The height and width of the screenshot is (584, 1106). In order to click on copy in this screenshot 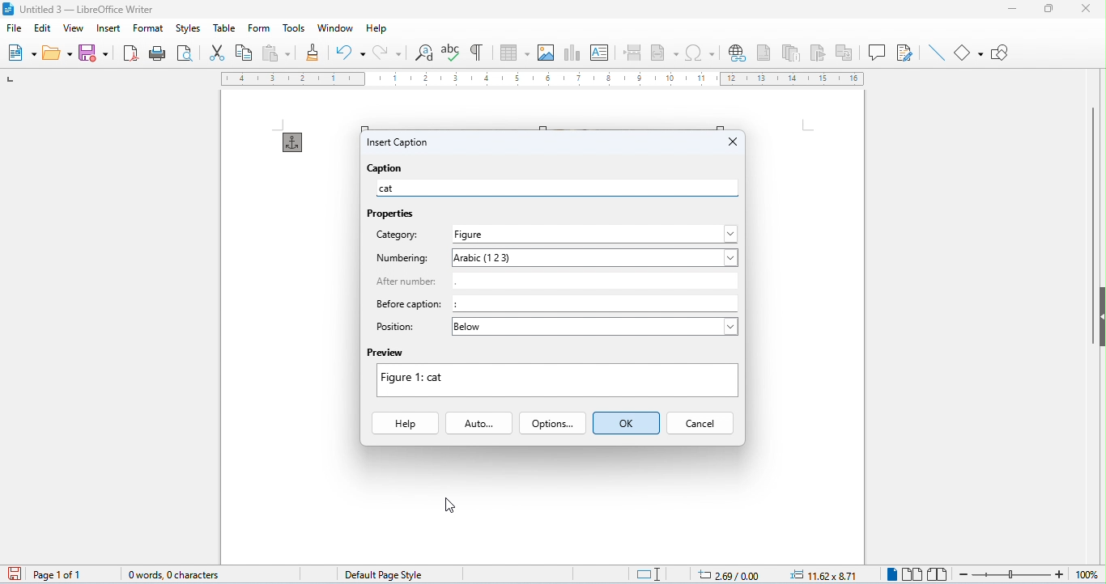, I will do `click(245, 53)`.